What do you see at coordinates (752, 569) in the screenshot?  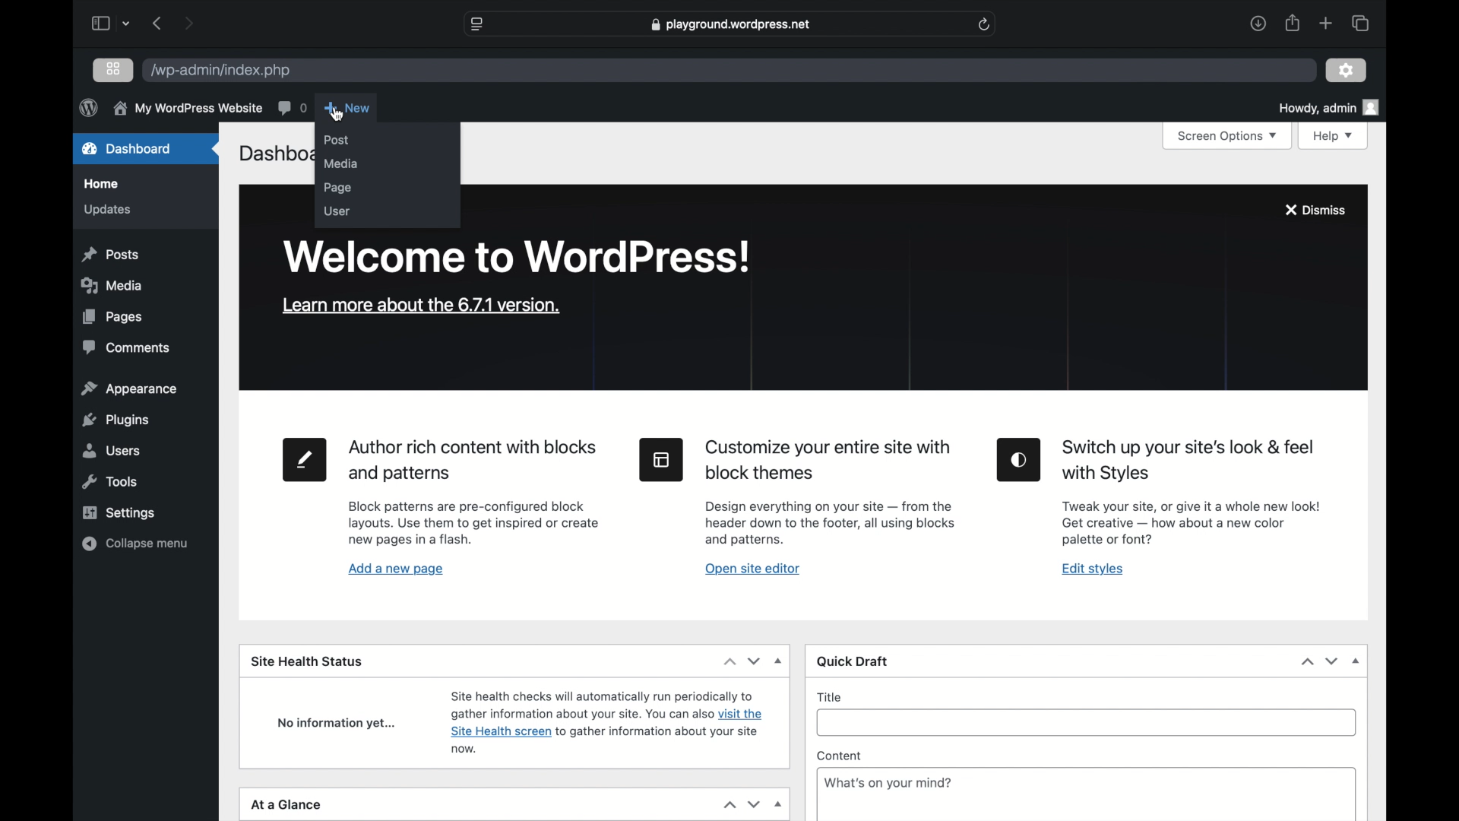 I see `open site editor` at bounding box center [752, 569].